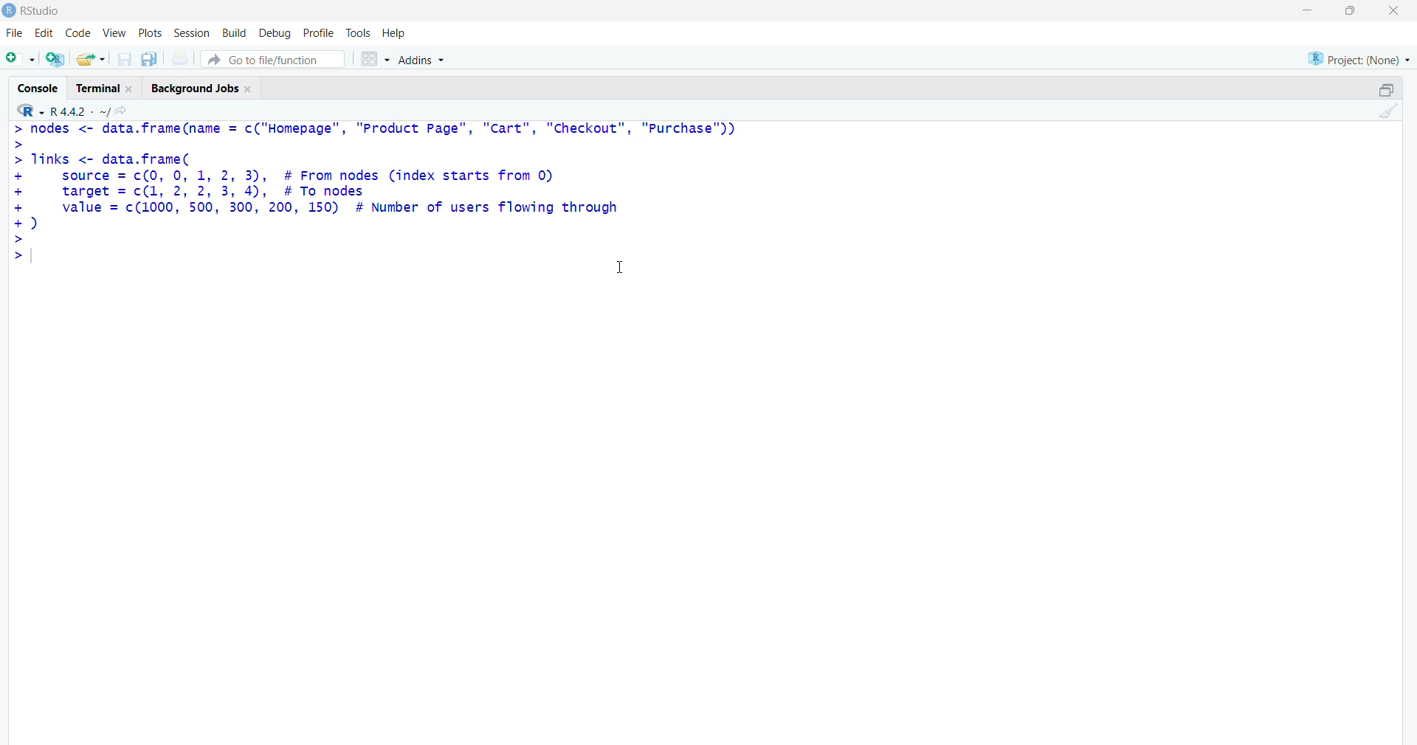 The image size is (1417, 745). Describe the element at coordinates (232, 33) in the screenshot. I see `build` at that location.